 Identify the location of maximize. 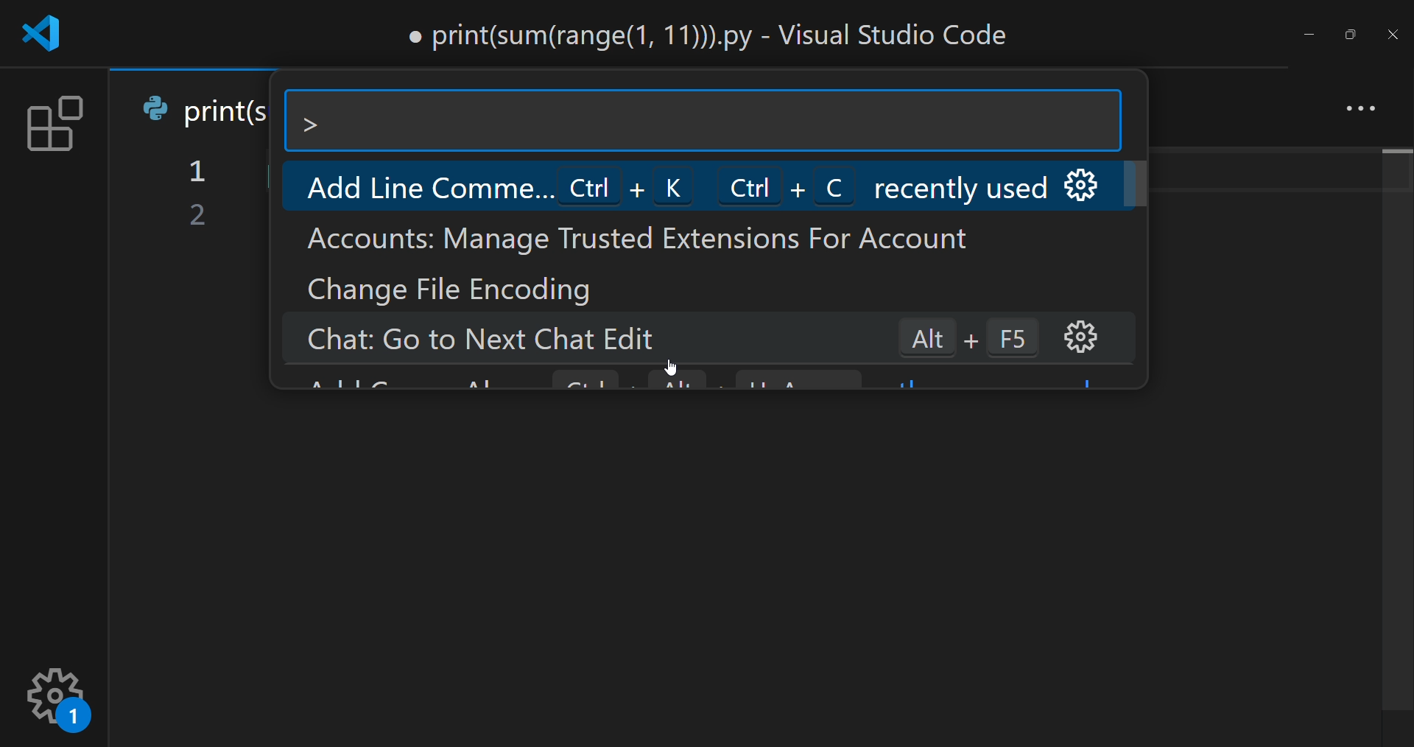
(1346, 31).